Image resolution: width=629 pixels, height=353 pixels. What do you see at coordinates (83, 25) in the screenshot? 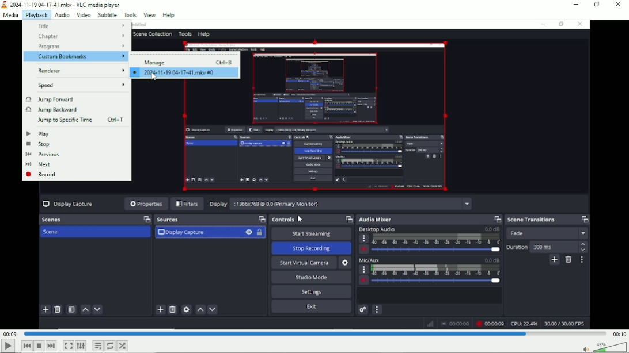
I see `Title` at bounding box center [83, 25].